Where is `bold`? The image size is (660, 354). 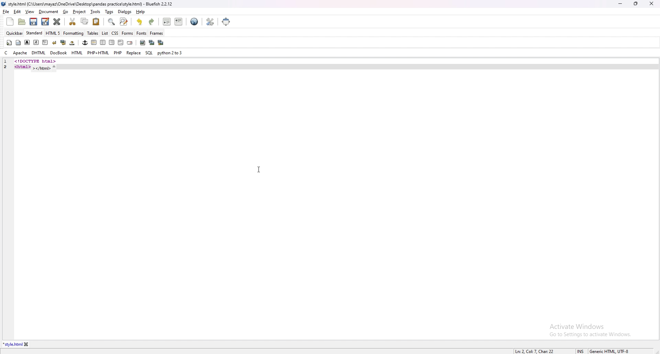
bold is located at coordinates (27, 42).